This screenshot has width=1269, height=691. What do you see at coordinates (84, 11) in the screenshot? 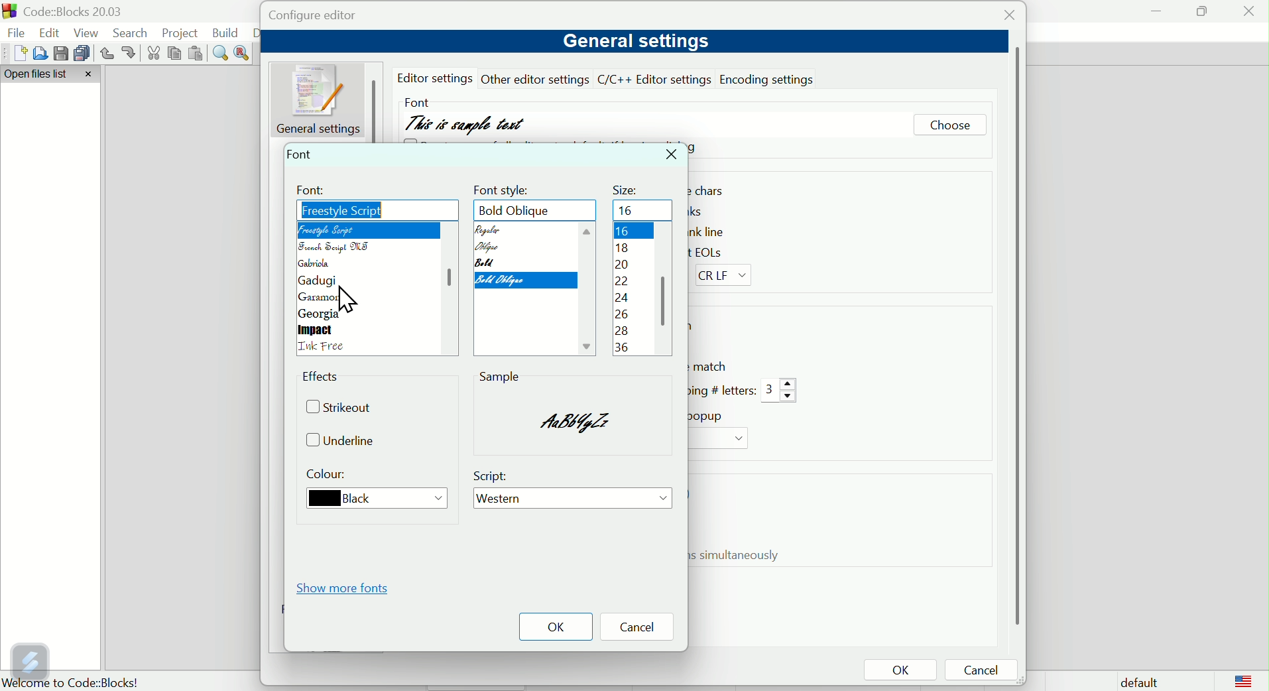
I see `Court blocks 2003` at bounding box center [84, 11].